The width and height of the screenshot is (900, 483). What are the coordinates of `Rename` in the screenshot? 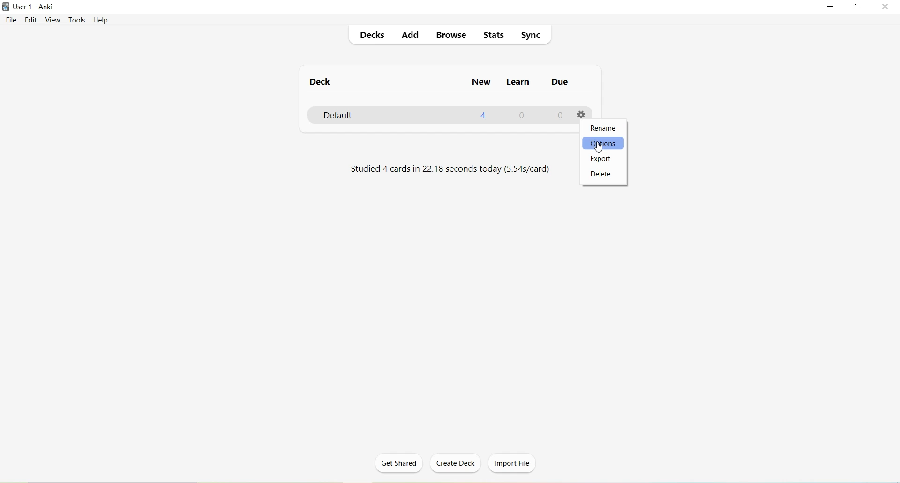 It's located at (604, 128).